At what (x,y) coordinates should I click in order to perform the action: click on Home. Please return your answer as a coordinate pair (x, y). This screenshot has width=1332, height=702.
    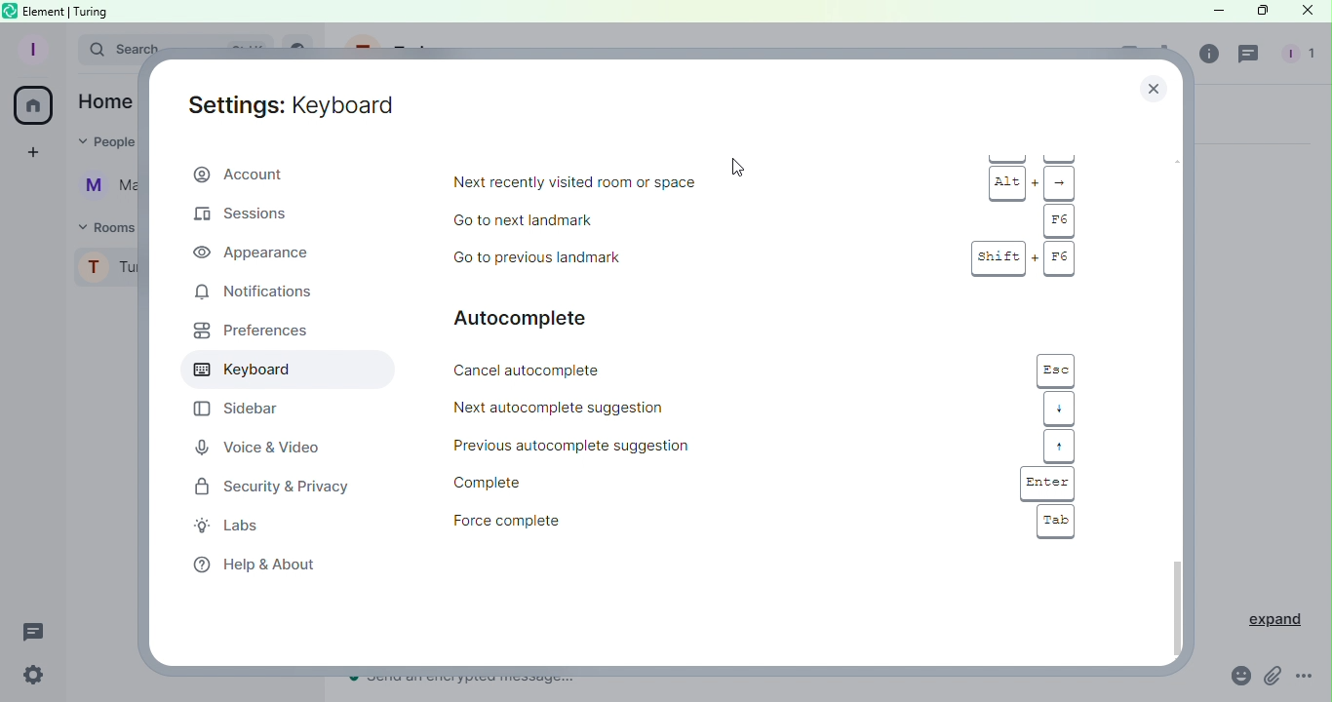
    Looking at the image, I should click on (32, 107).